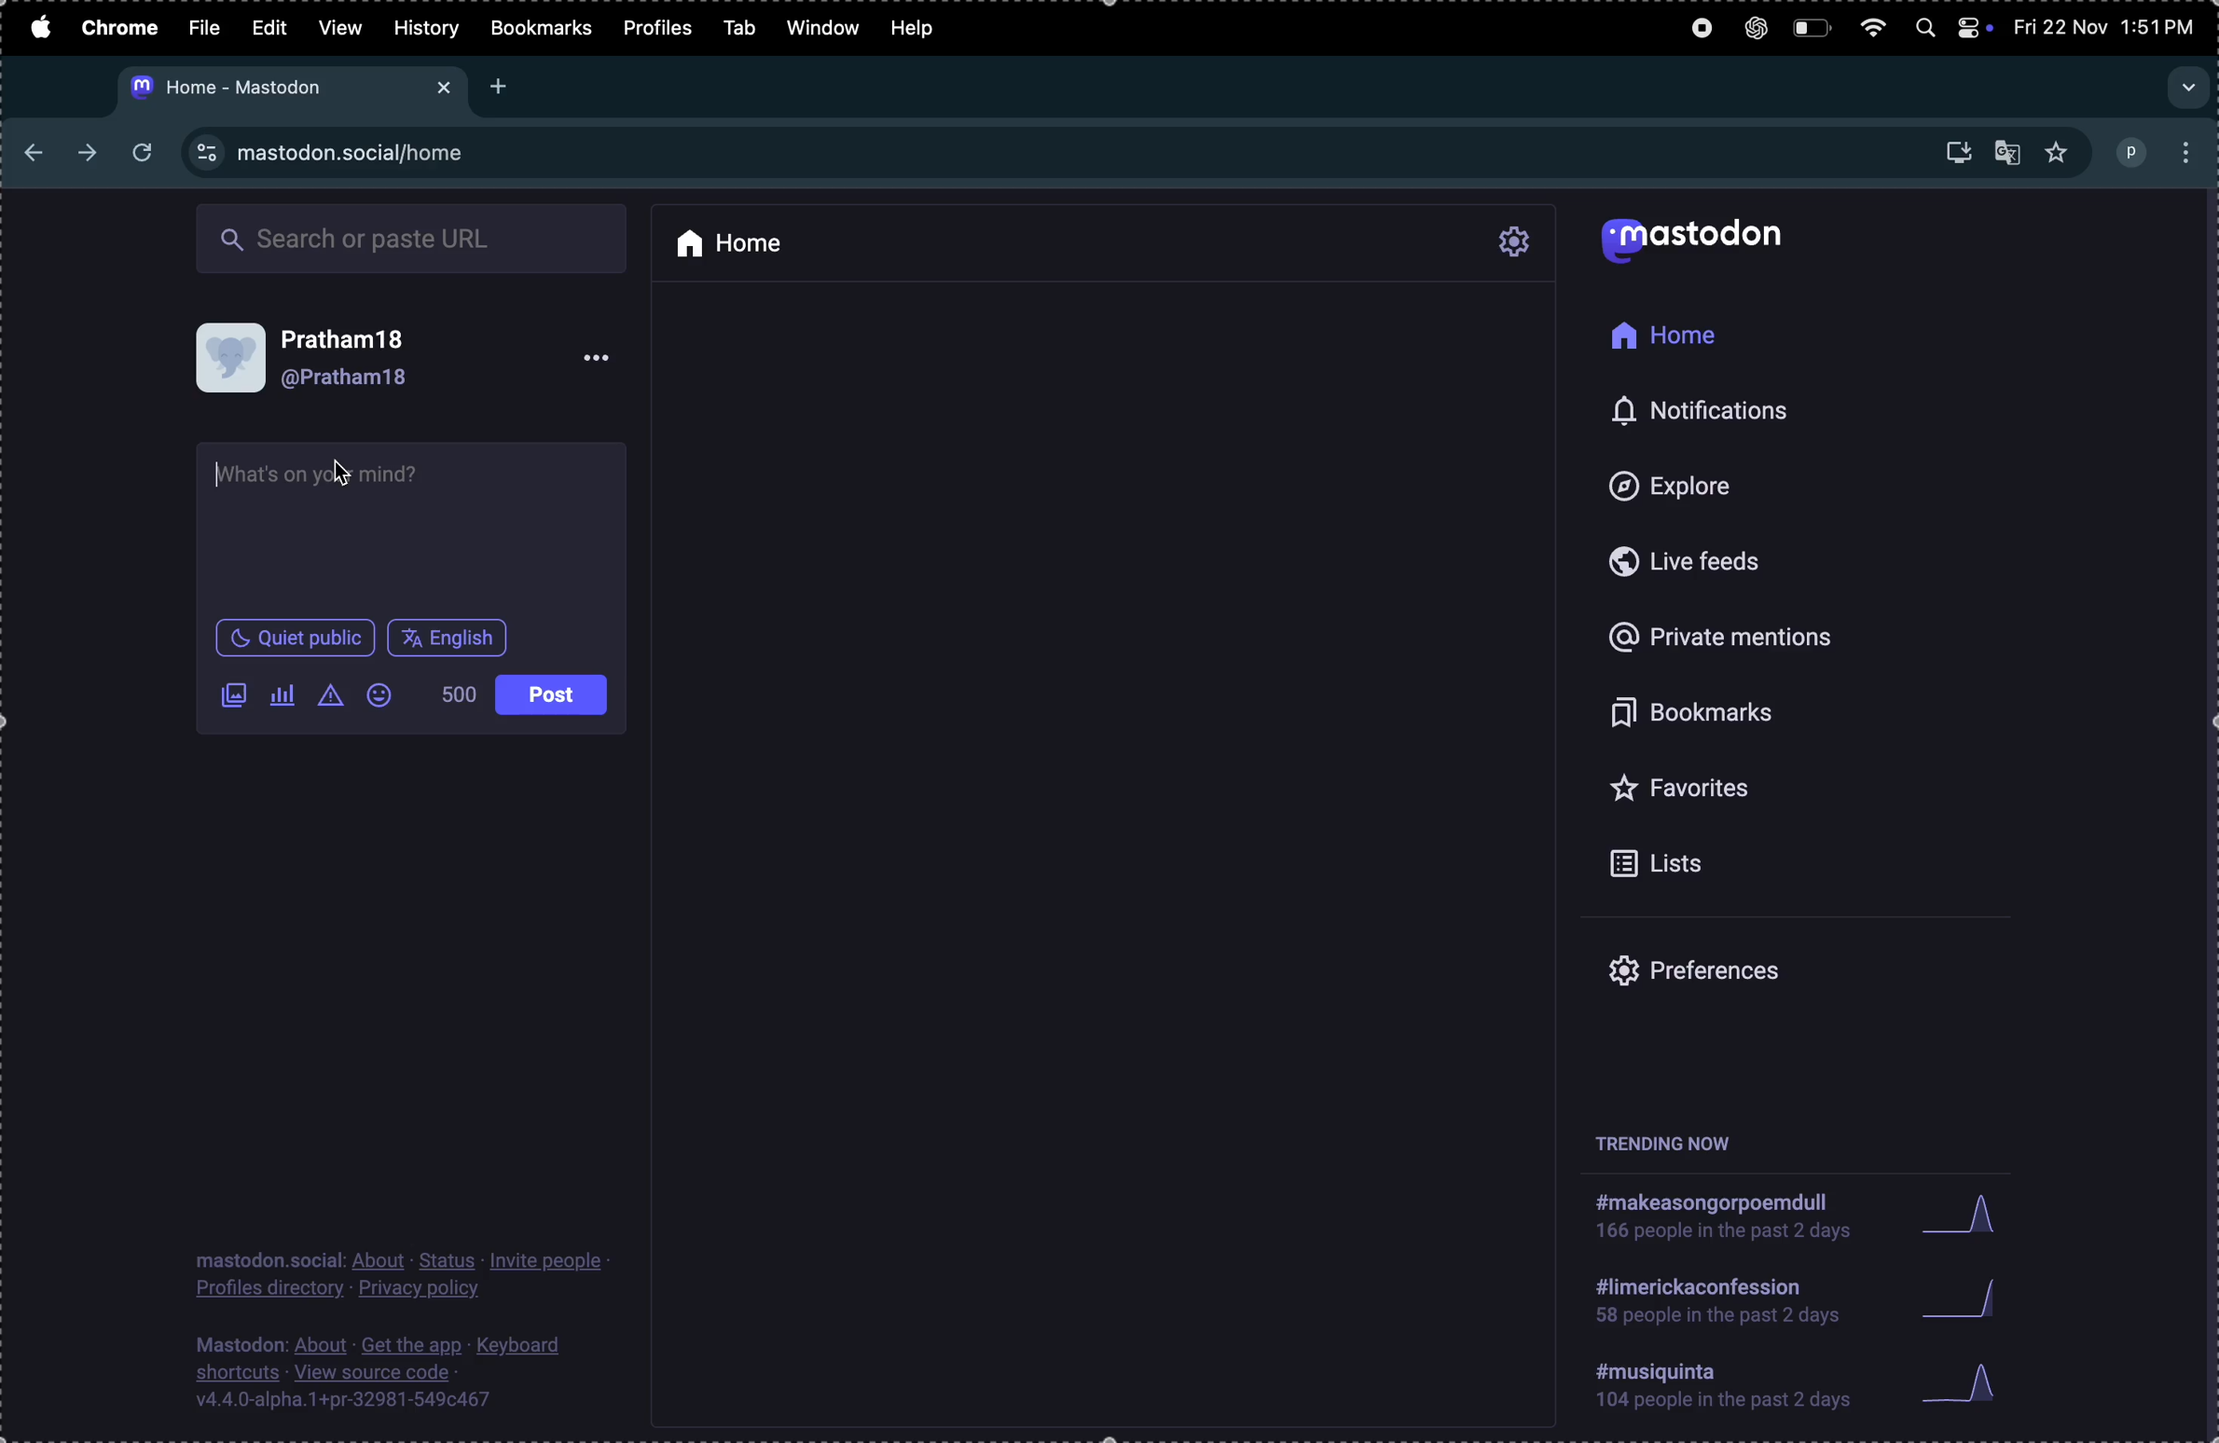 This screenshot has width=2219, height=1443. I want to click on 500 words, so click(455, 693).